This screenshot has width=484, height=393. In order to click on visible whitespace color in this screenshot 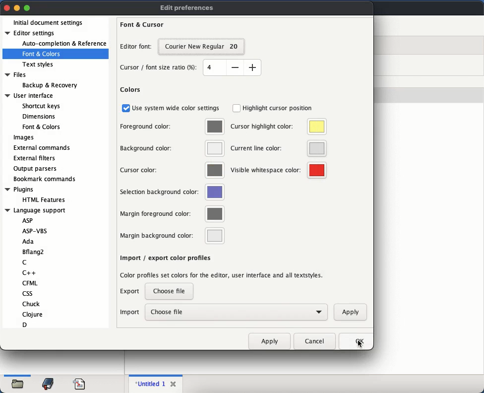, I will do `click(266, 171)`.